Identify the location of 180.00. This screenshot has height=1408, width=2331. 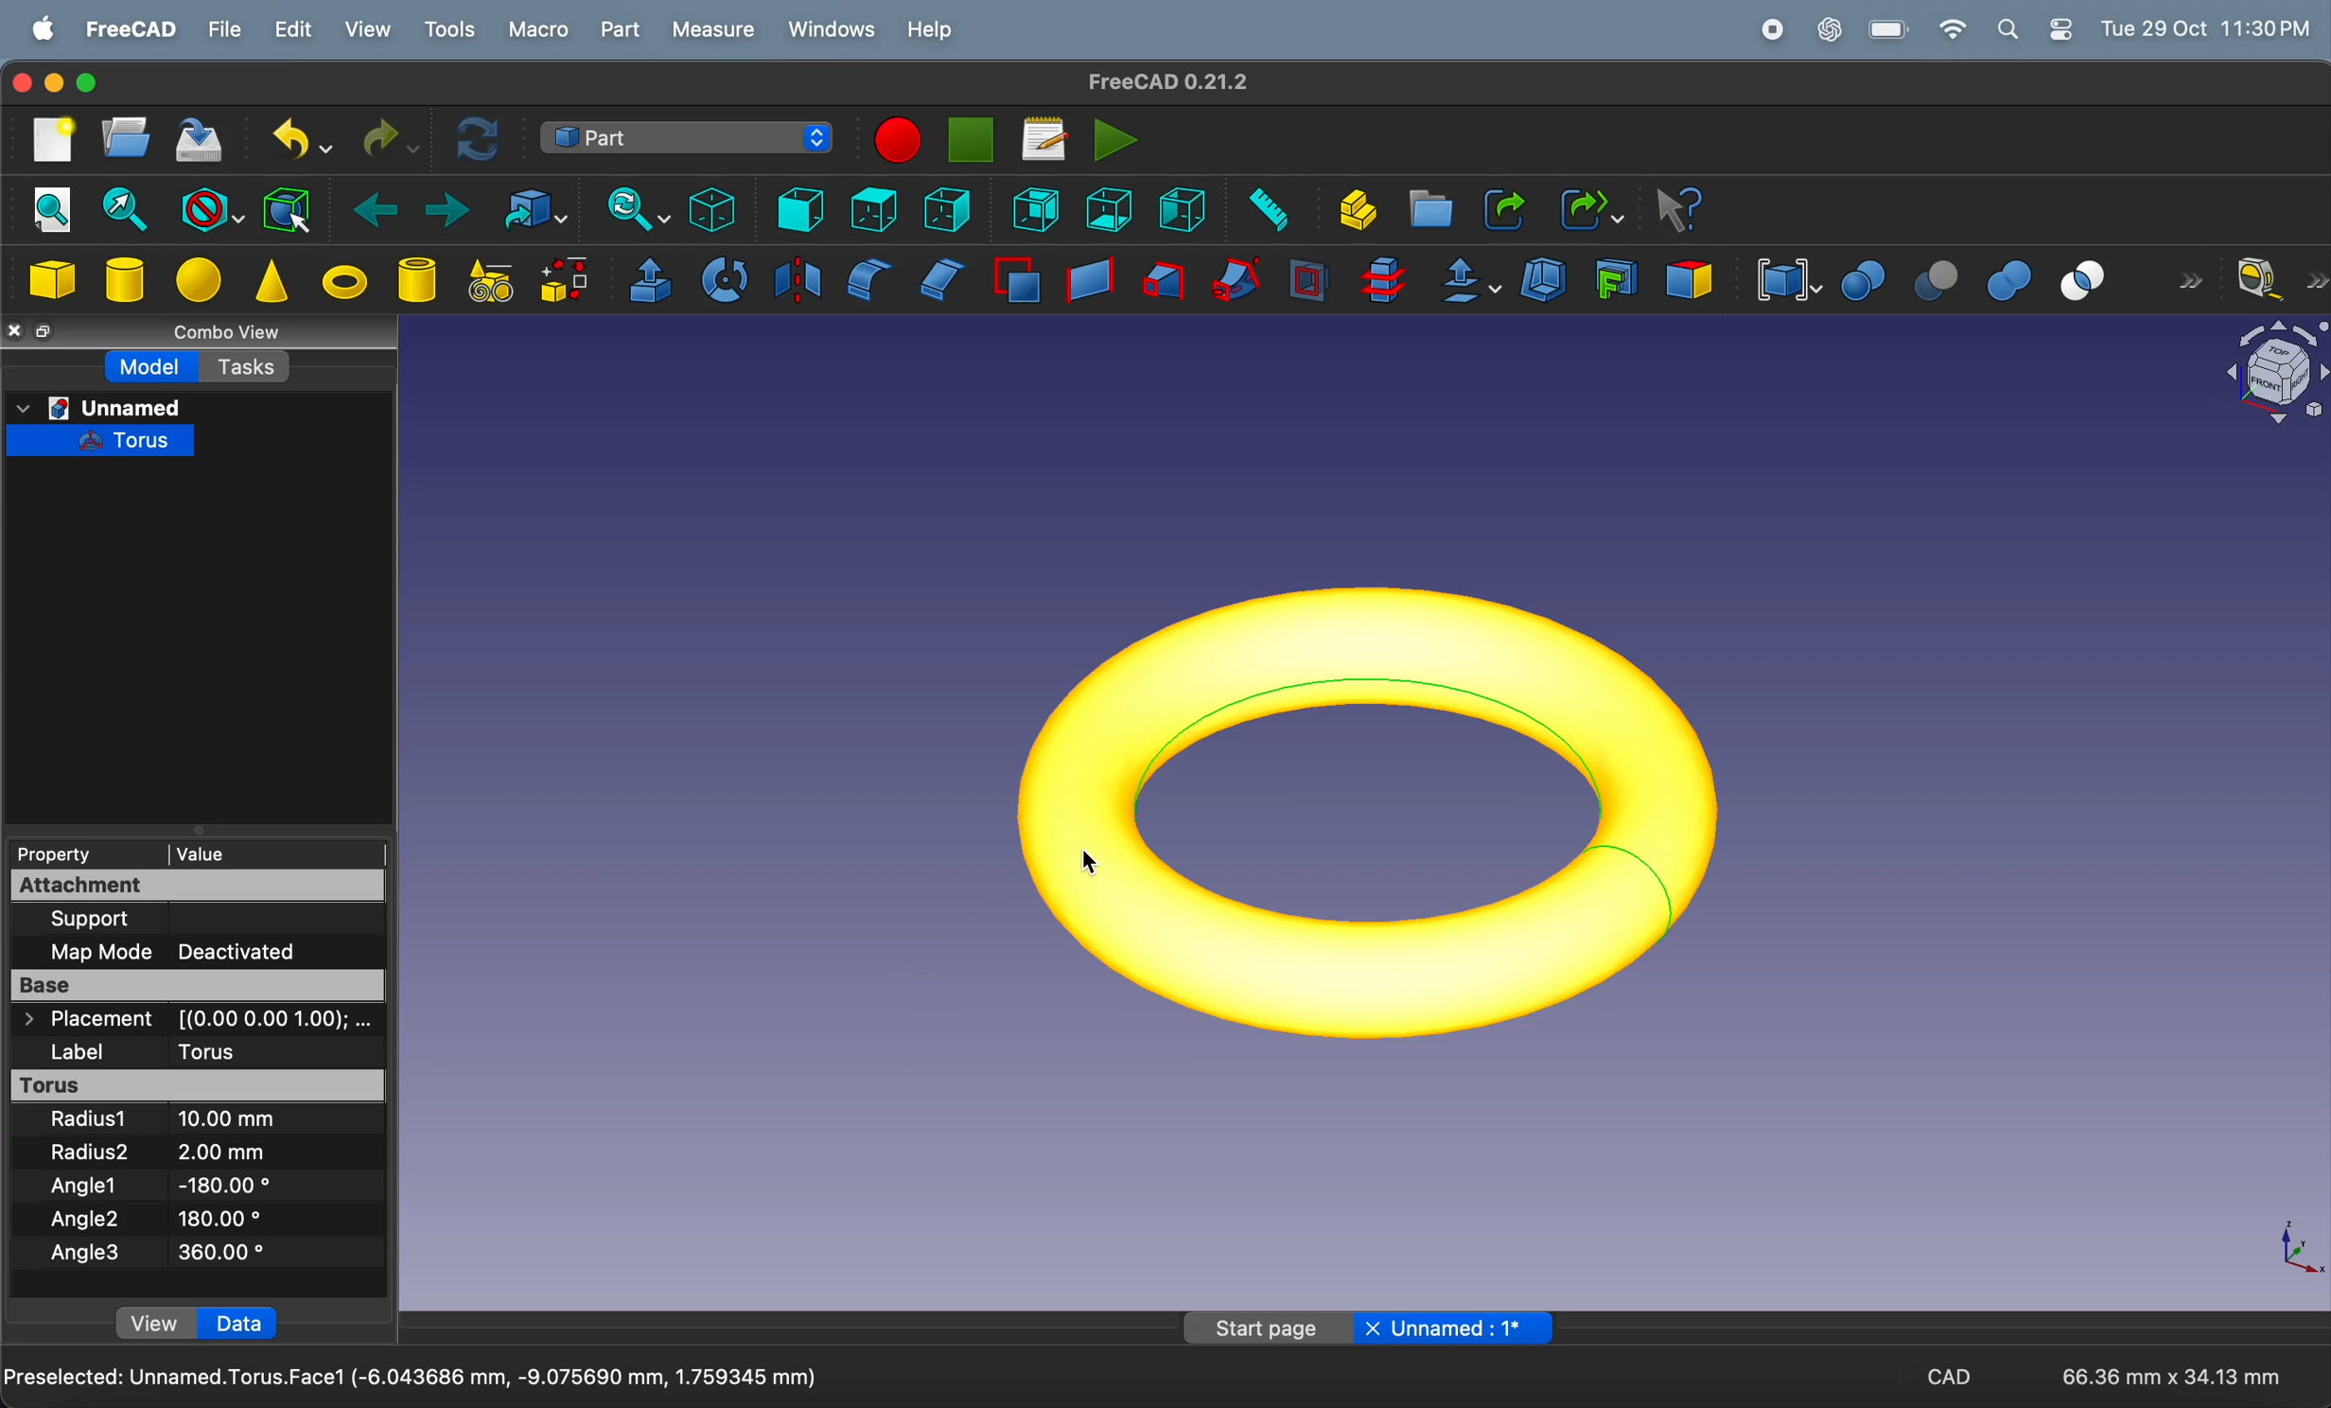
(220, 1217).